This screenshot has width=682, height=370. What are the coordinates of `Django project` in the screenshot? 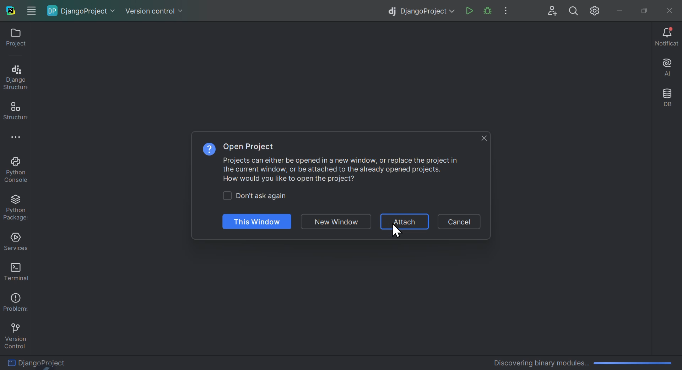 It's located at (418, 10).